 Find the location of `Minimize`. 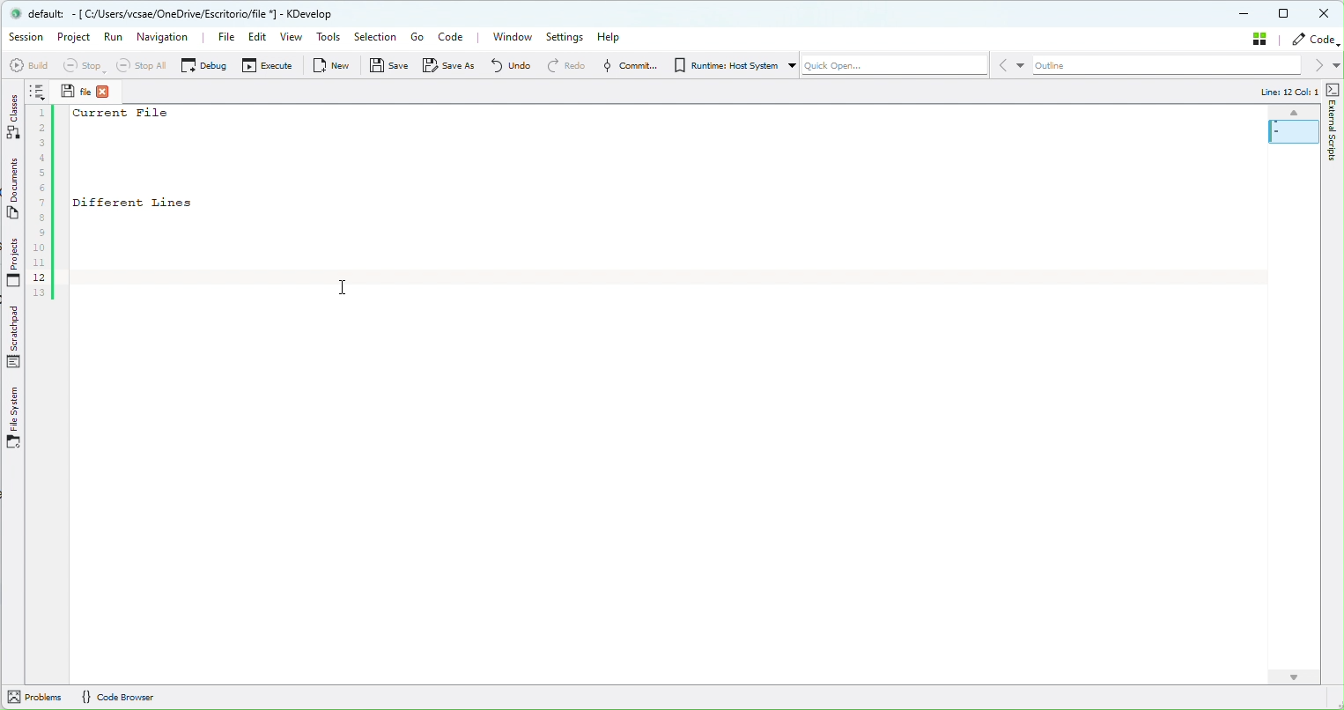

Minimize is located at coordinates (1239, 13).